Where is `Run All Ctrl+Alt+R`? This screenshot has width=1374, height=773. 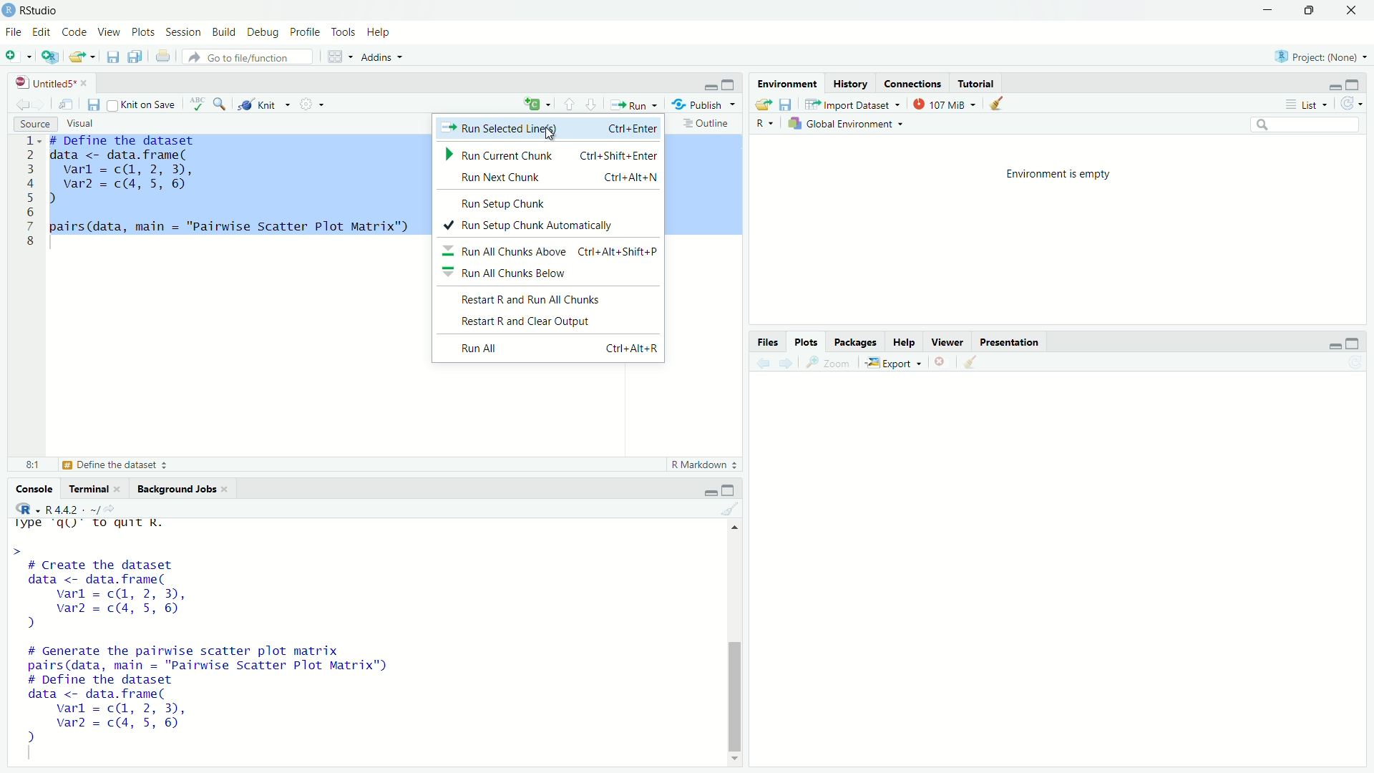
Run All Ctrl+Alt+R is located at coordinates (553, 347).